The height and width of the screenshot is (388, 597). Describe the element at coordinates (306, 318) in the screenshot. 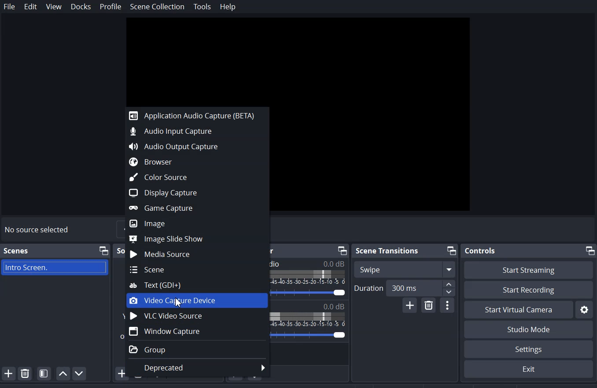

I see `Volume Indicator` at that location.